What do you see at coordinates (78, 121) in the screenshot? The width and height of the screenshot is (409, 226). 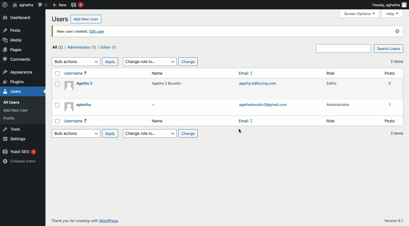 I see `Username` at bounding box center [78, 121].